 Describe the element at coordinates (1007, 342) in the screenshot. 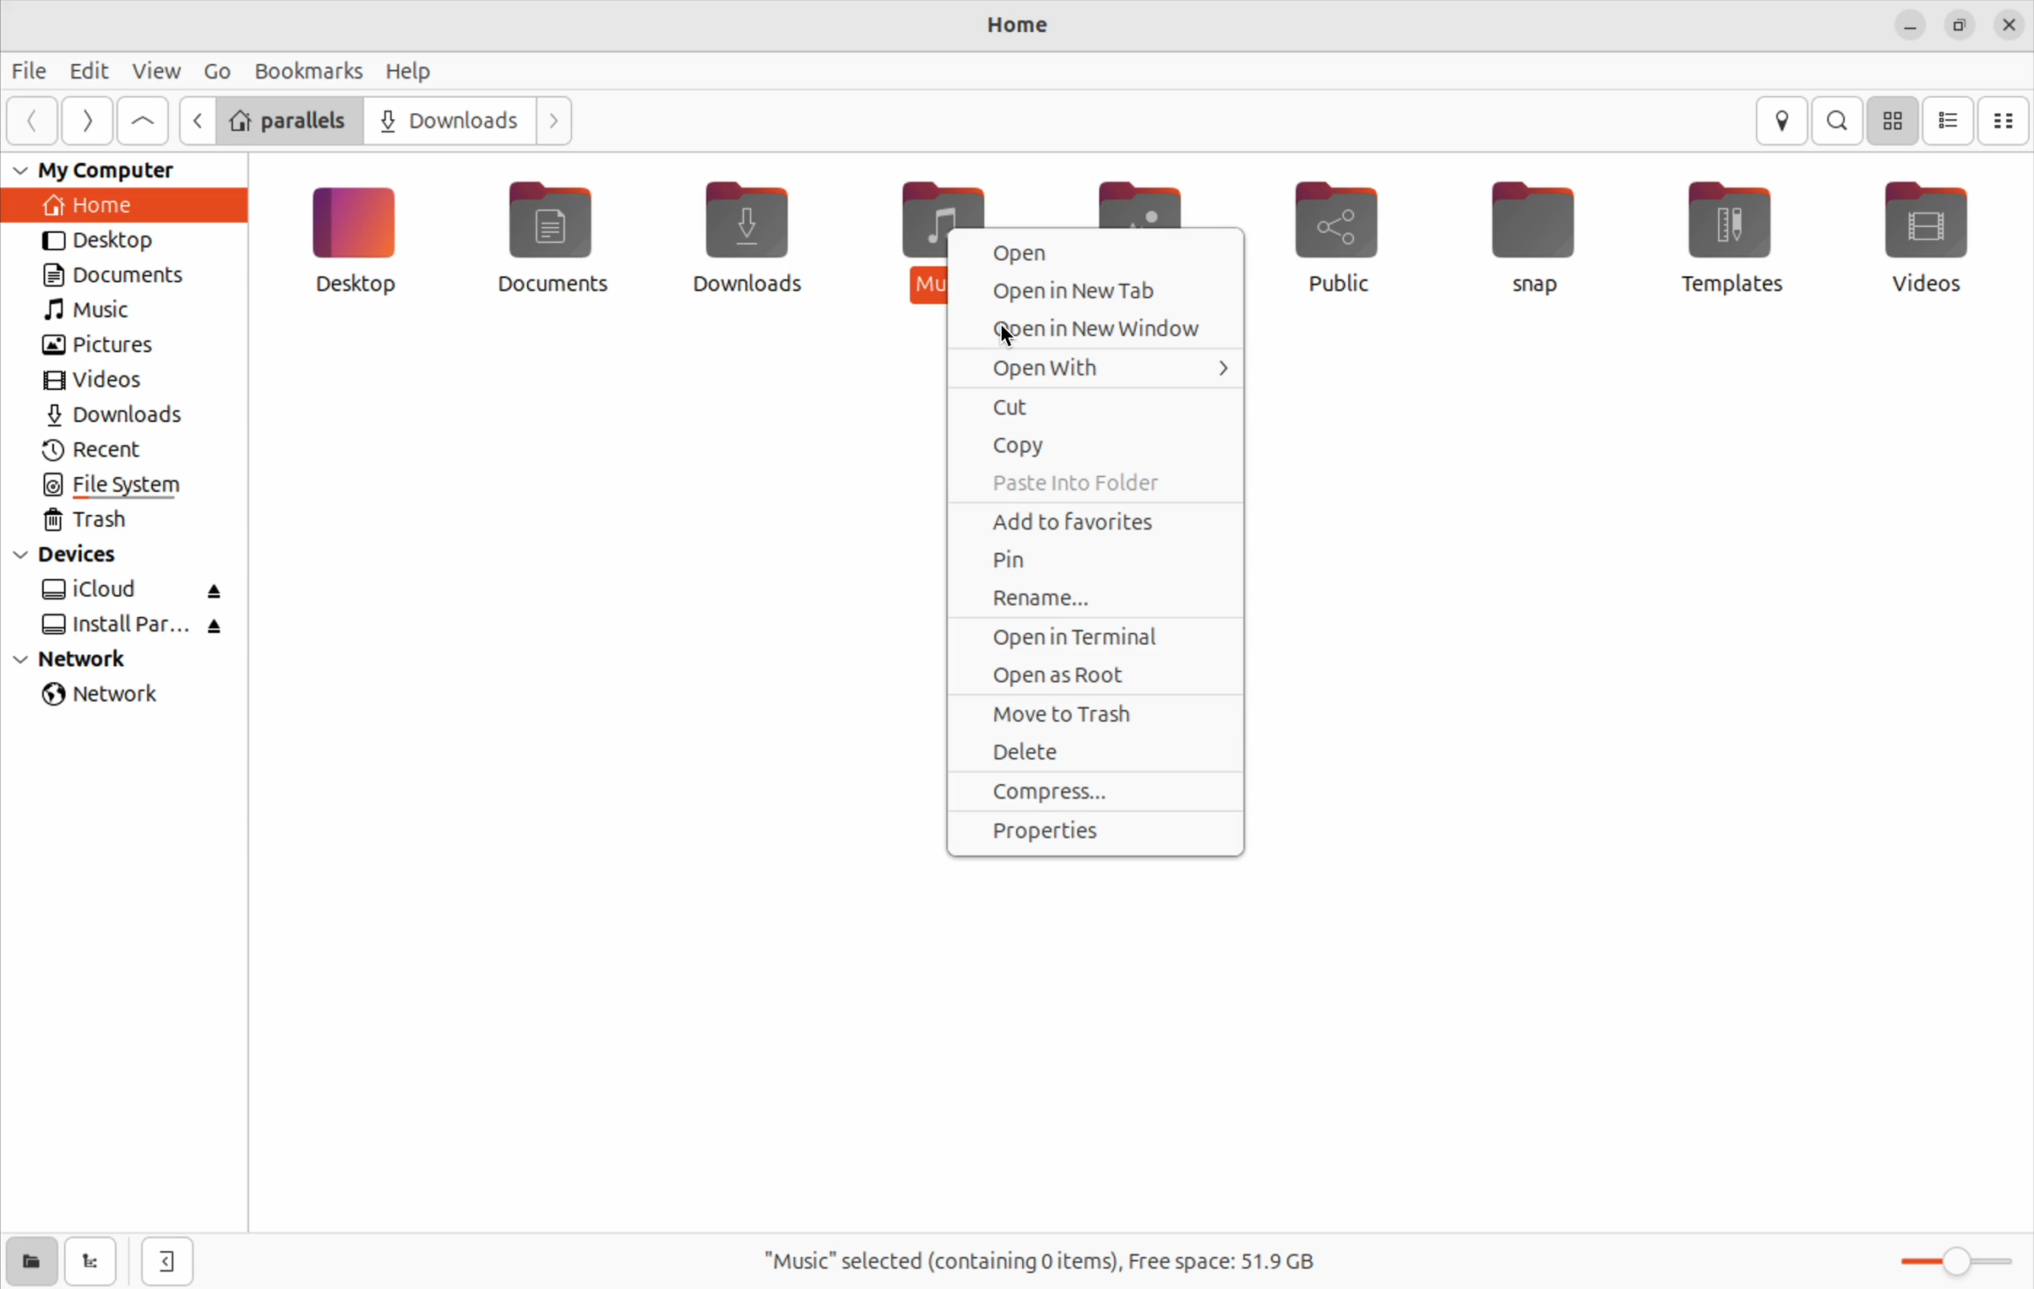

I see `cursor` at that location.